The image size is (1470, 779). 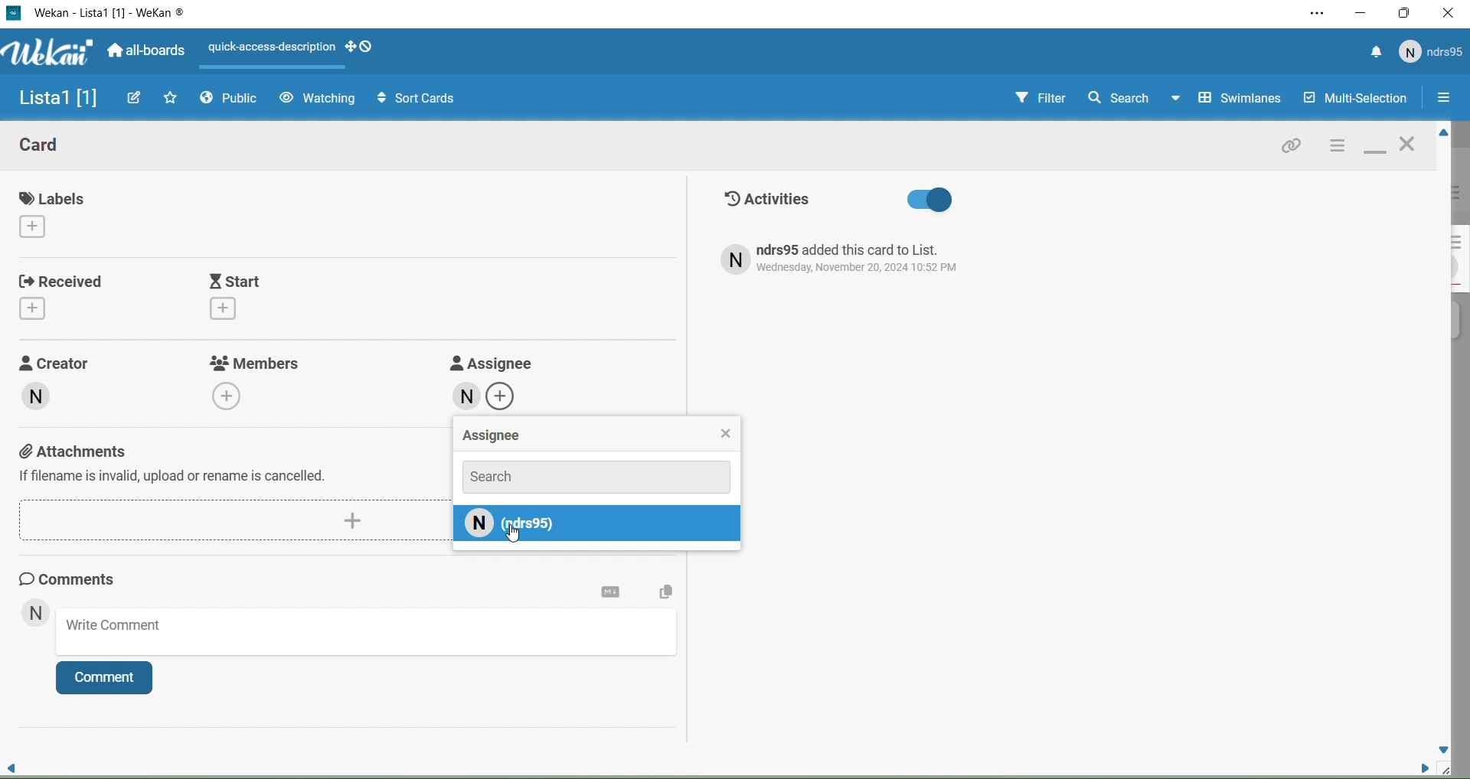 What do you see at coordinates (366, 51) in the screenshot?
I see `drag handles` at bounding box center [366, 51].